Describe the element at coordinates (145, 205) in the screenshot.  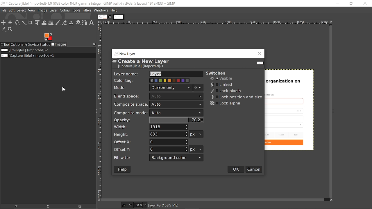
I see `Zoom options` at that location.